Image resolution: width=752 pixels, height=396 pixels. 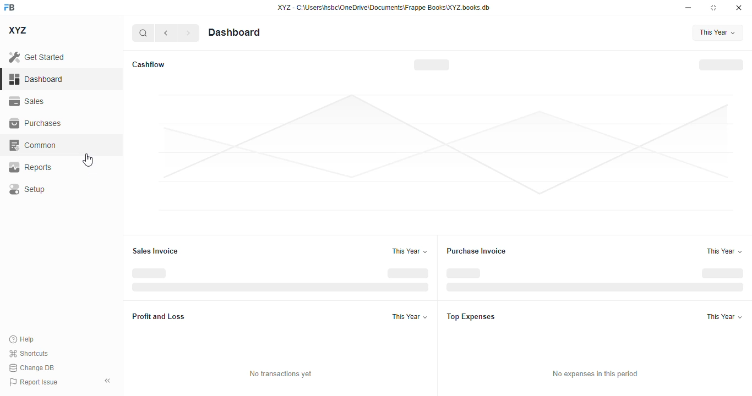 What do you see at coordinates (18, 30) in the screenshot?
I see `XYZ` at bounding box center [18, 30].